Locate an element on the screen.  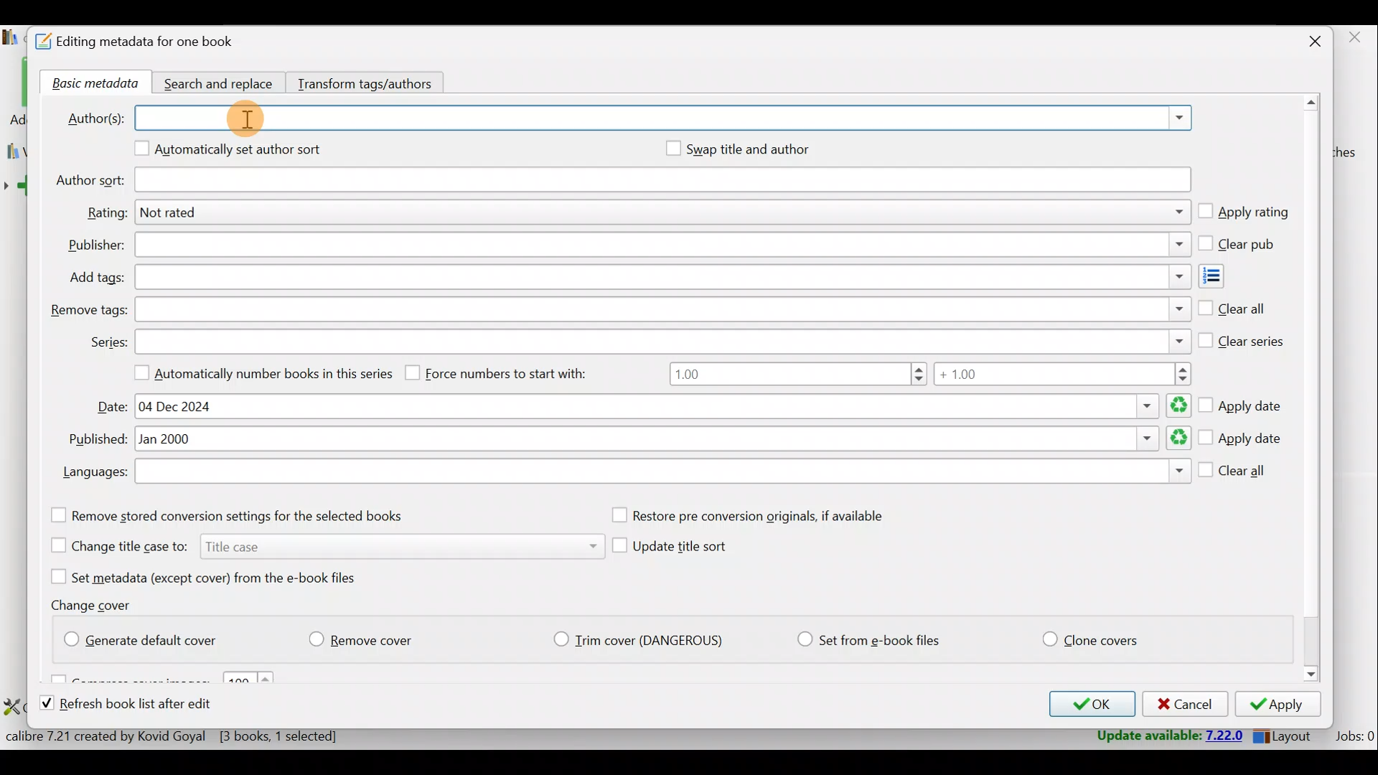
Authors is located at coordinates (661, 119).